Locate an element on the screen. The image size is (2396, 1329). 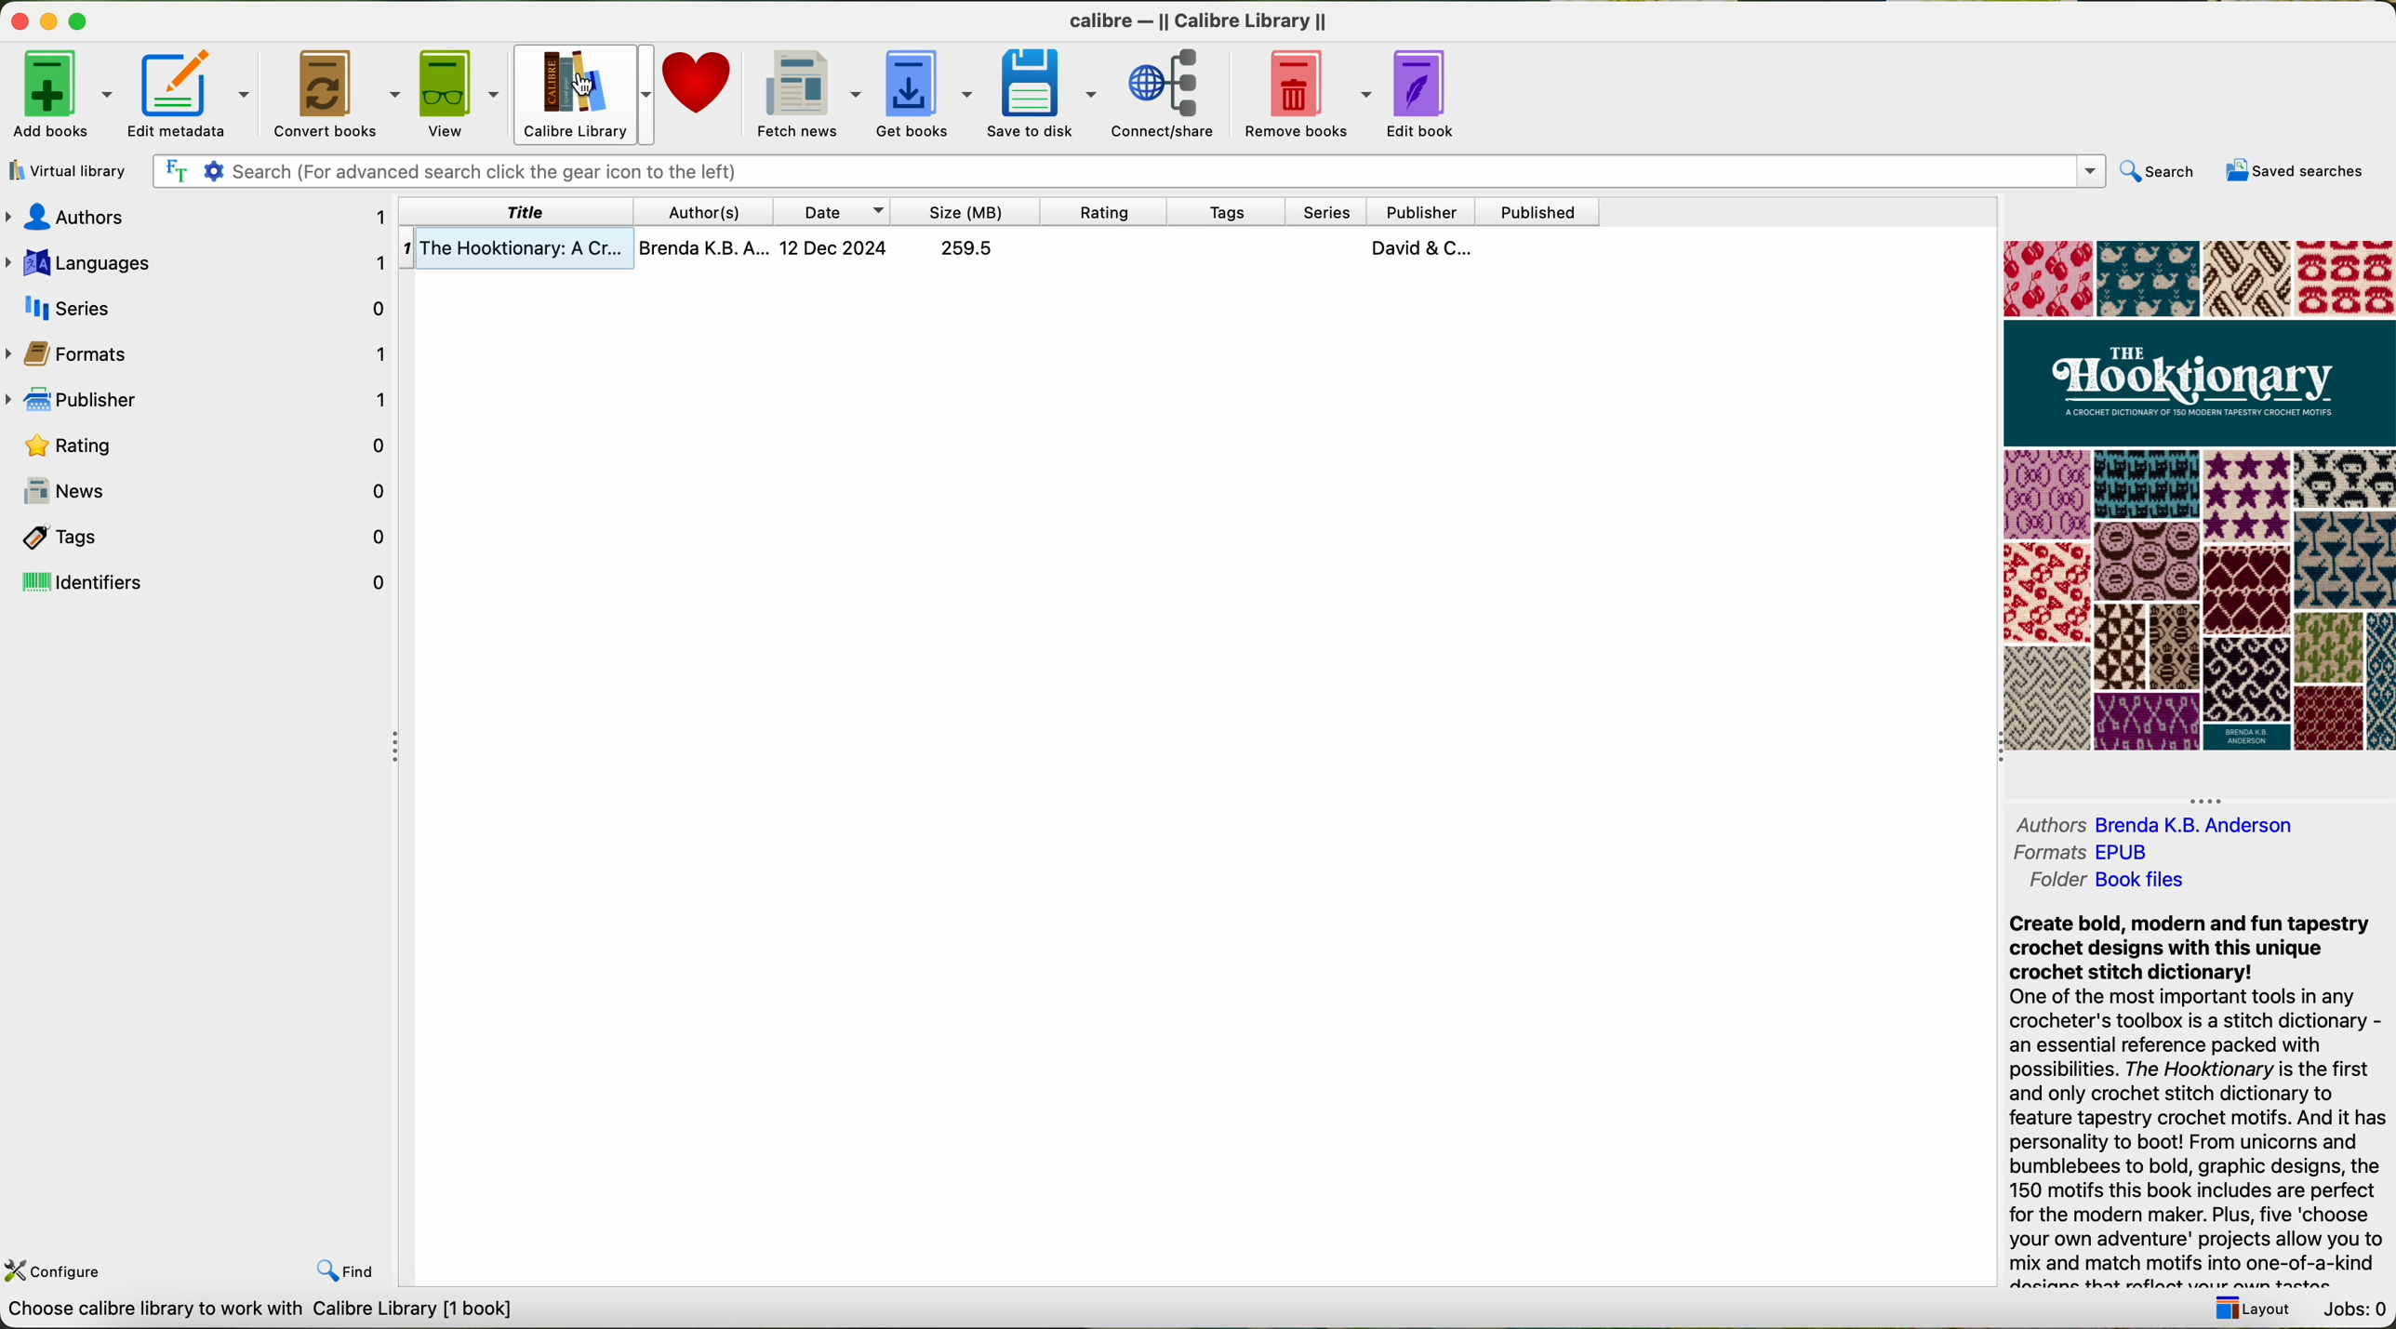
Find the text is located at coordinates (174, 168).